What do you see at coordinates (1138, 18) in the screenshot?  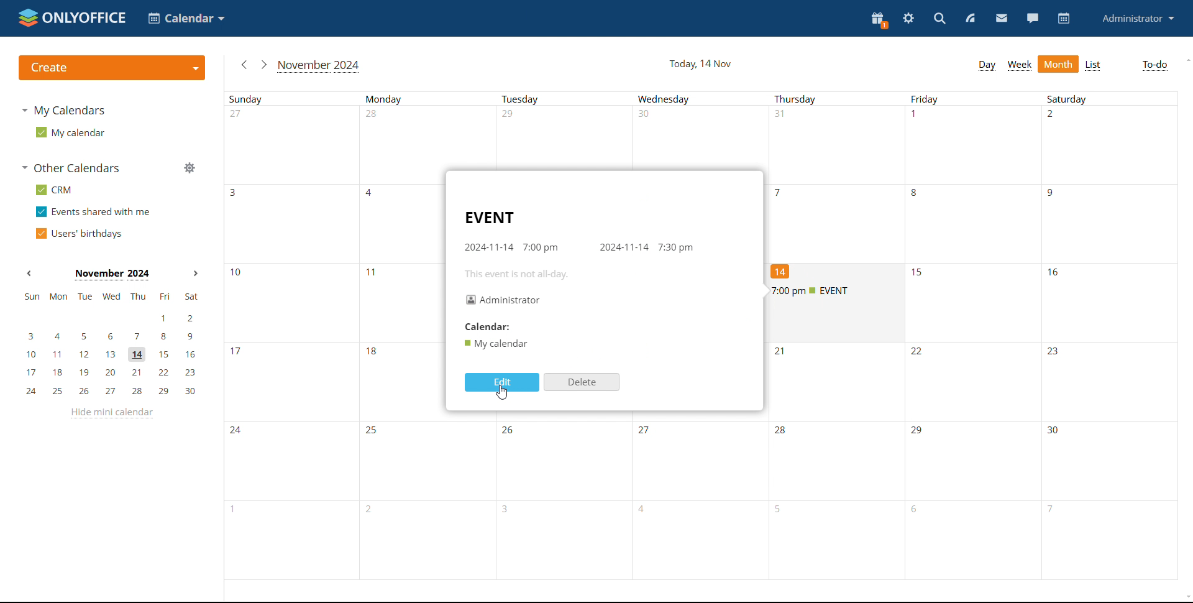 I see `profile` at bounding box center [1138, 18].